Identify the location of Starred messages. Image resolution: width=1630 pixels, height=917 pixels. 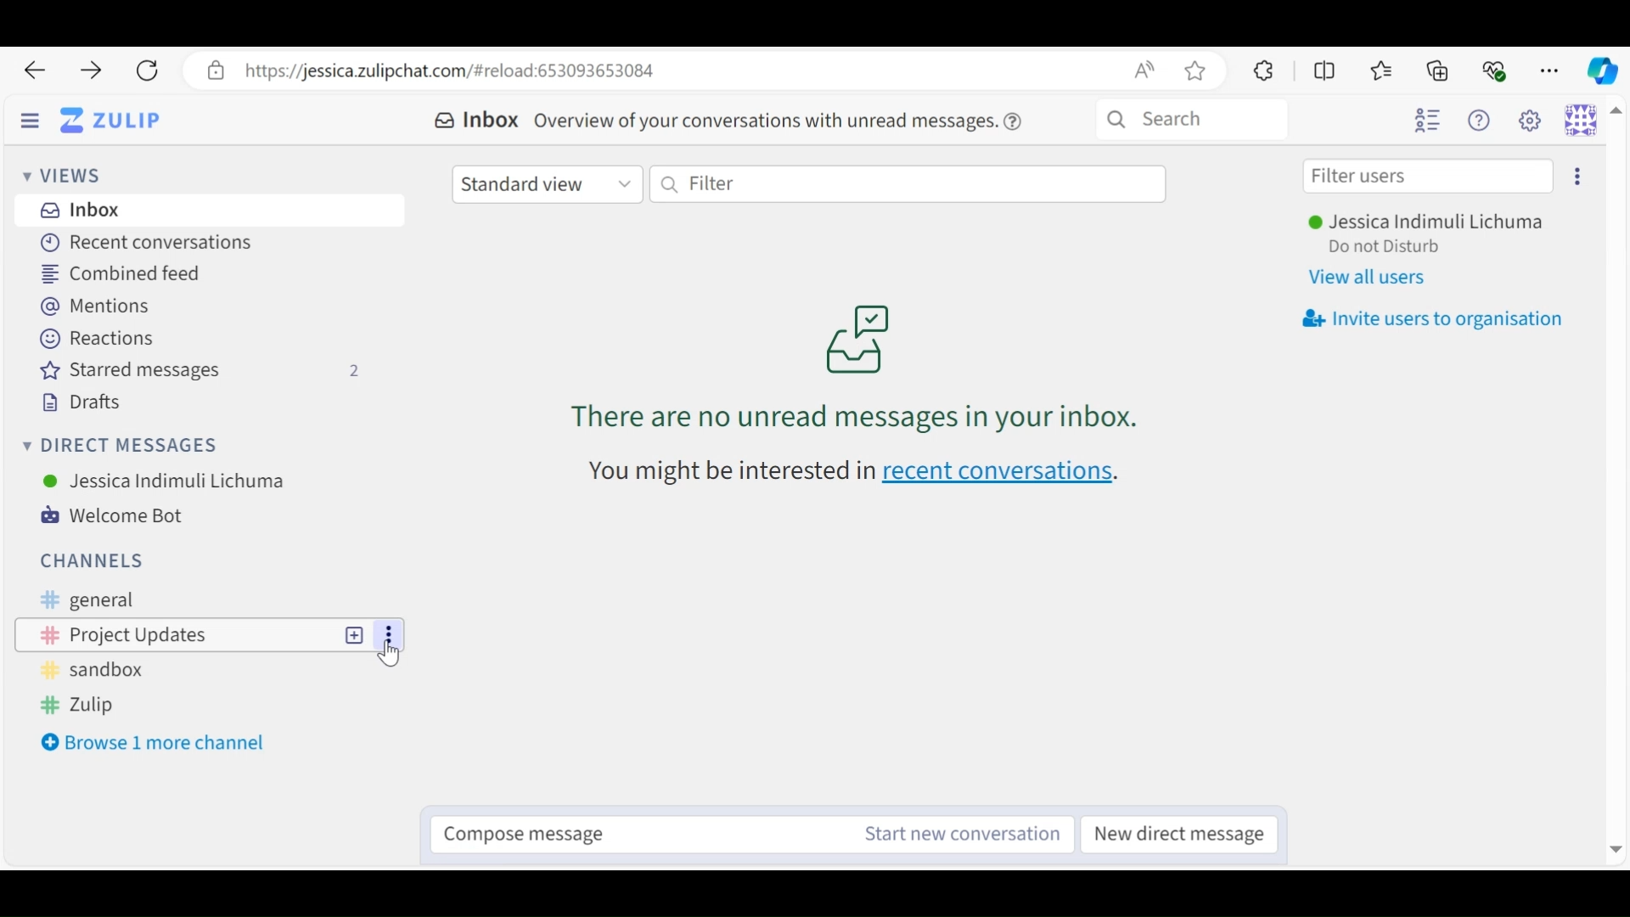
(205, 371).